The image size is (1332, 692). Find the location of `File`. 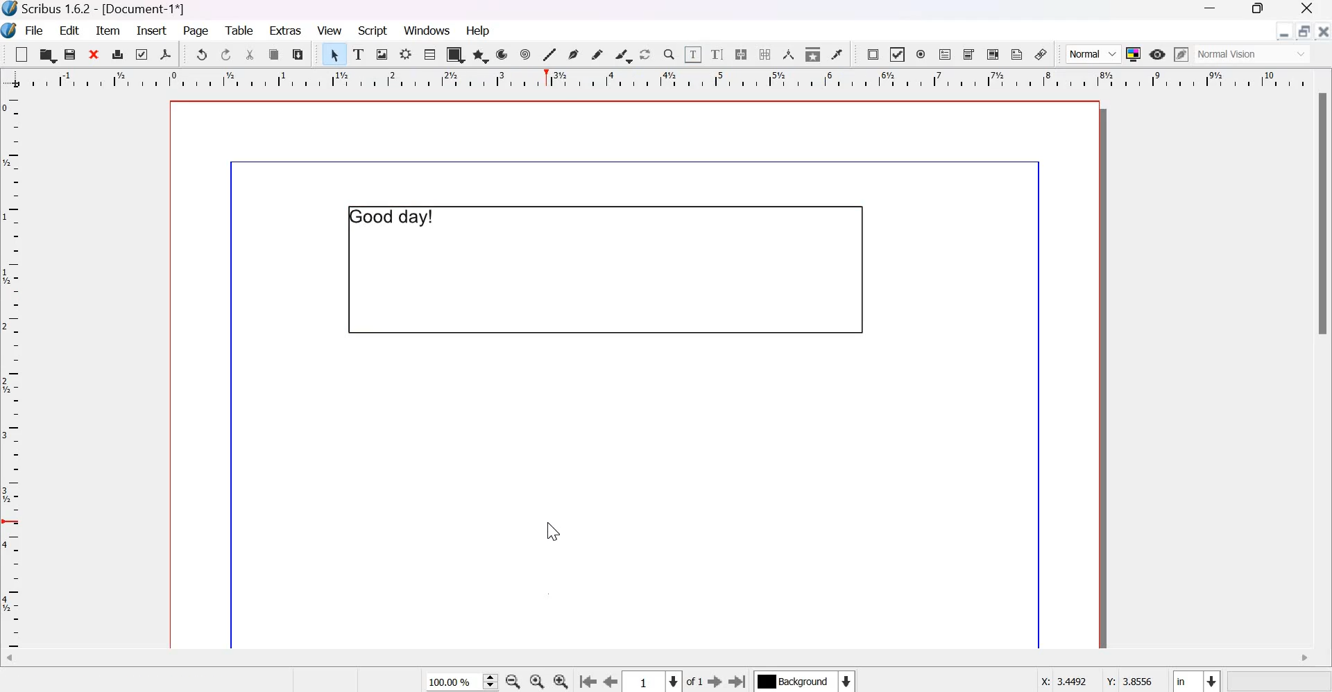

File is located at coordinates (33, 31).